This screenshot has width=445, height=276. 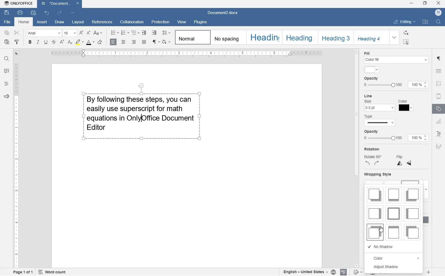 What do you see at coordinates (6, 71) in the screenshot?
I see `comments` at bounding box center [6, 71].